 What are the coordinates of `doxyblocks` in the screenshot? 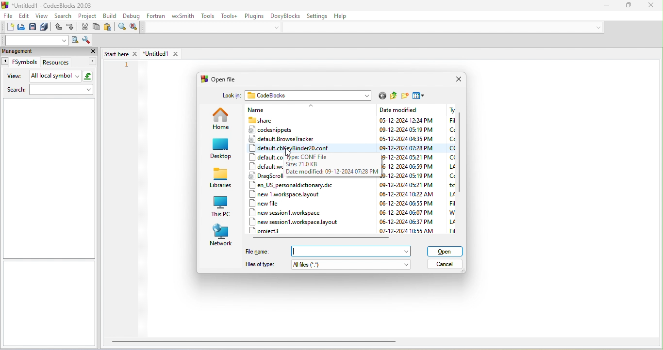 It's located at (286, 17).